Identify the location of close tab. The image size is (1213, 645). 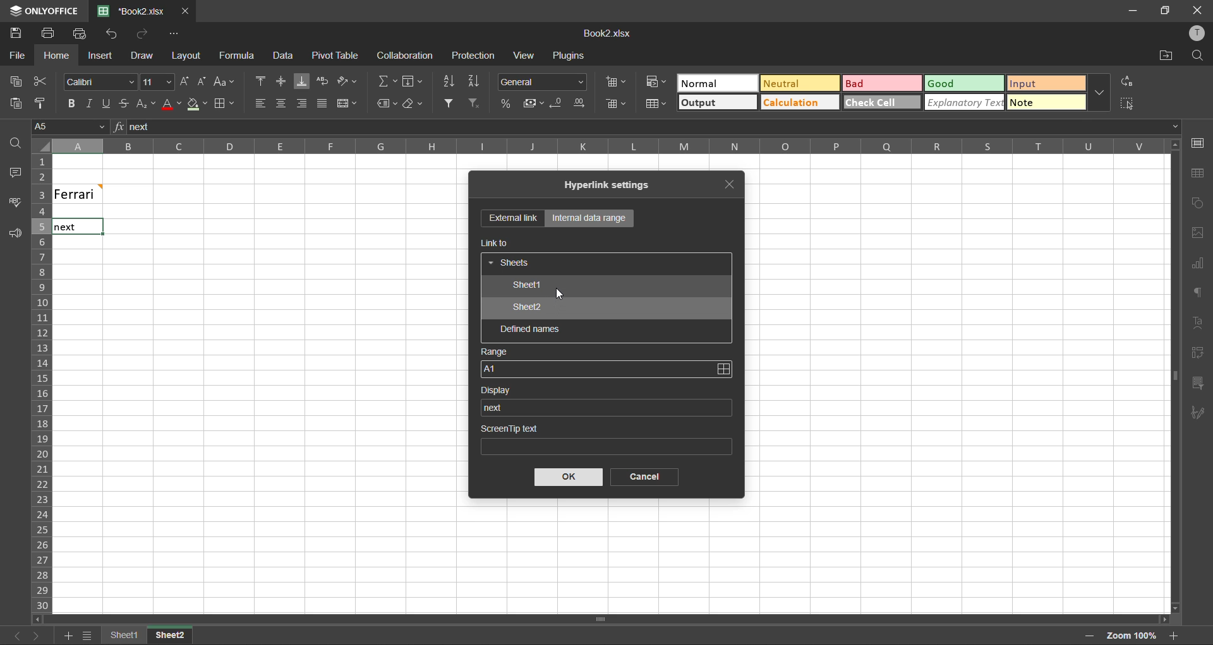
(735, 182).